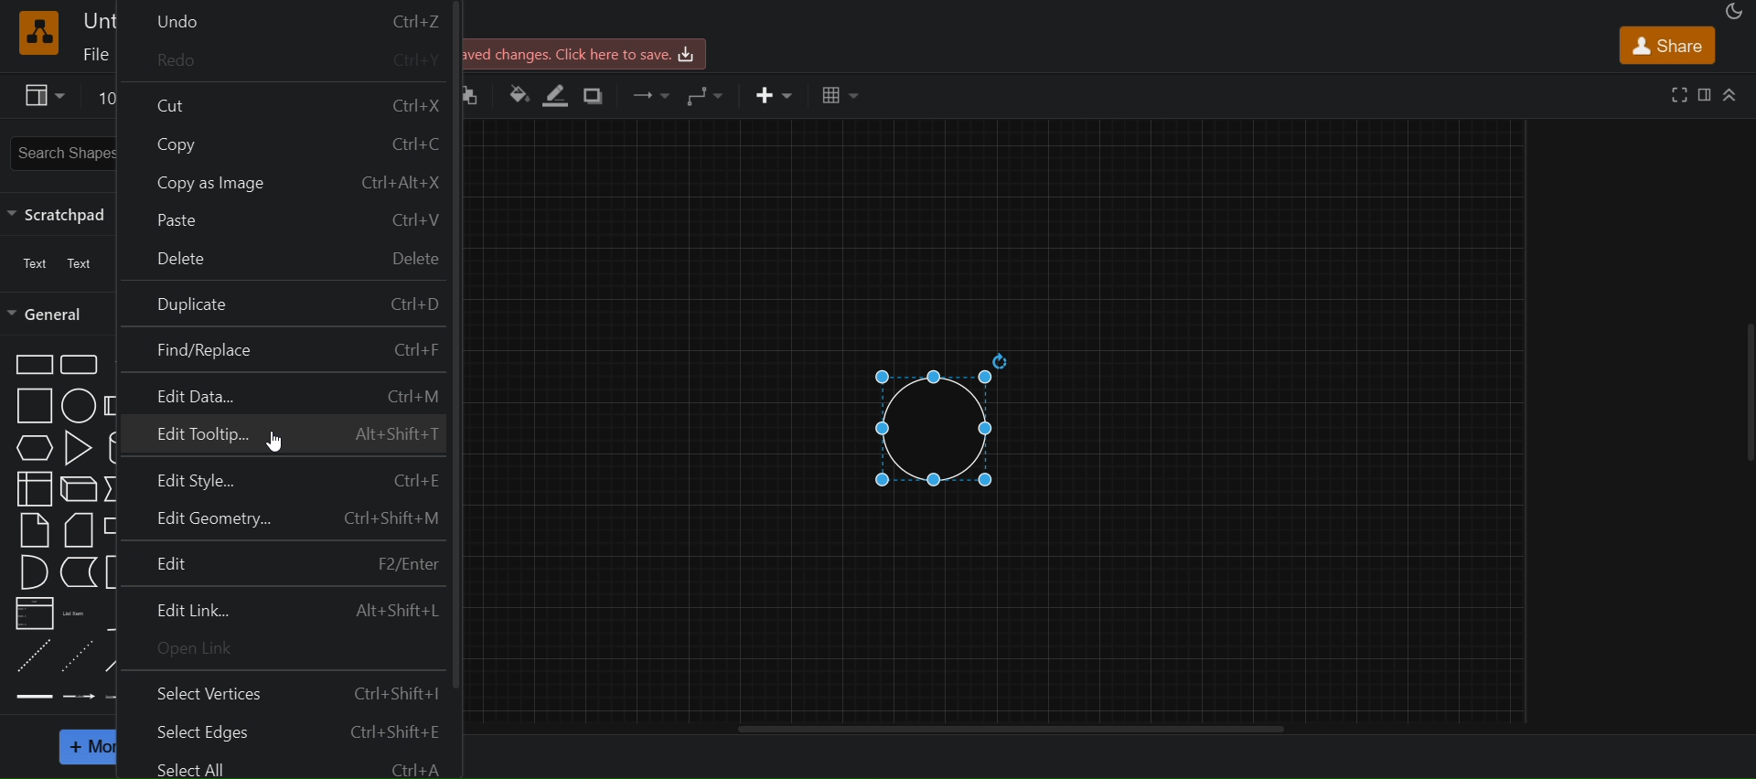 This screenshot has width=1756, height=779. I want to click on edit link, so click(284, 607).